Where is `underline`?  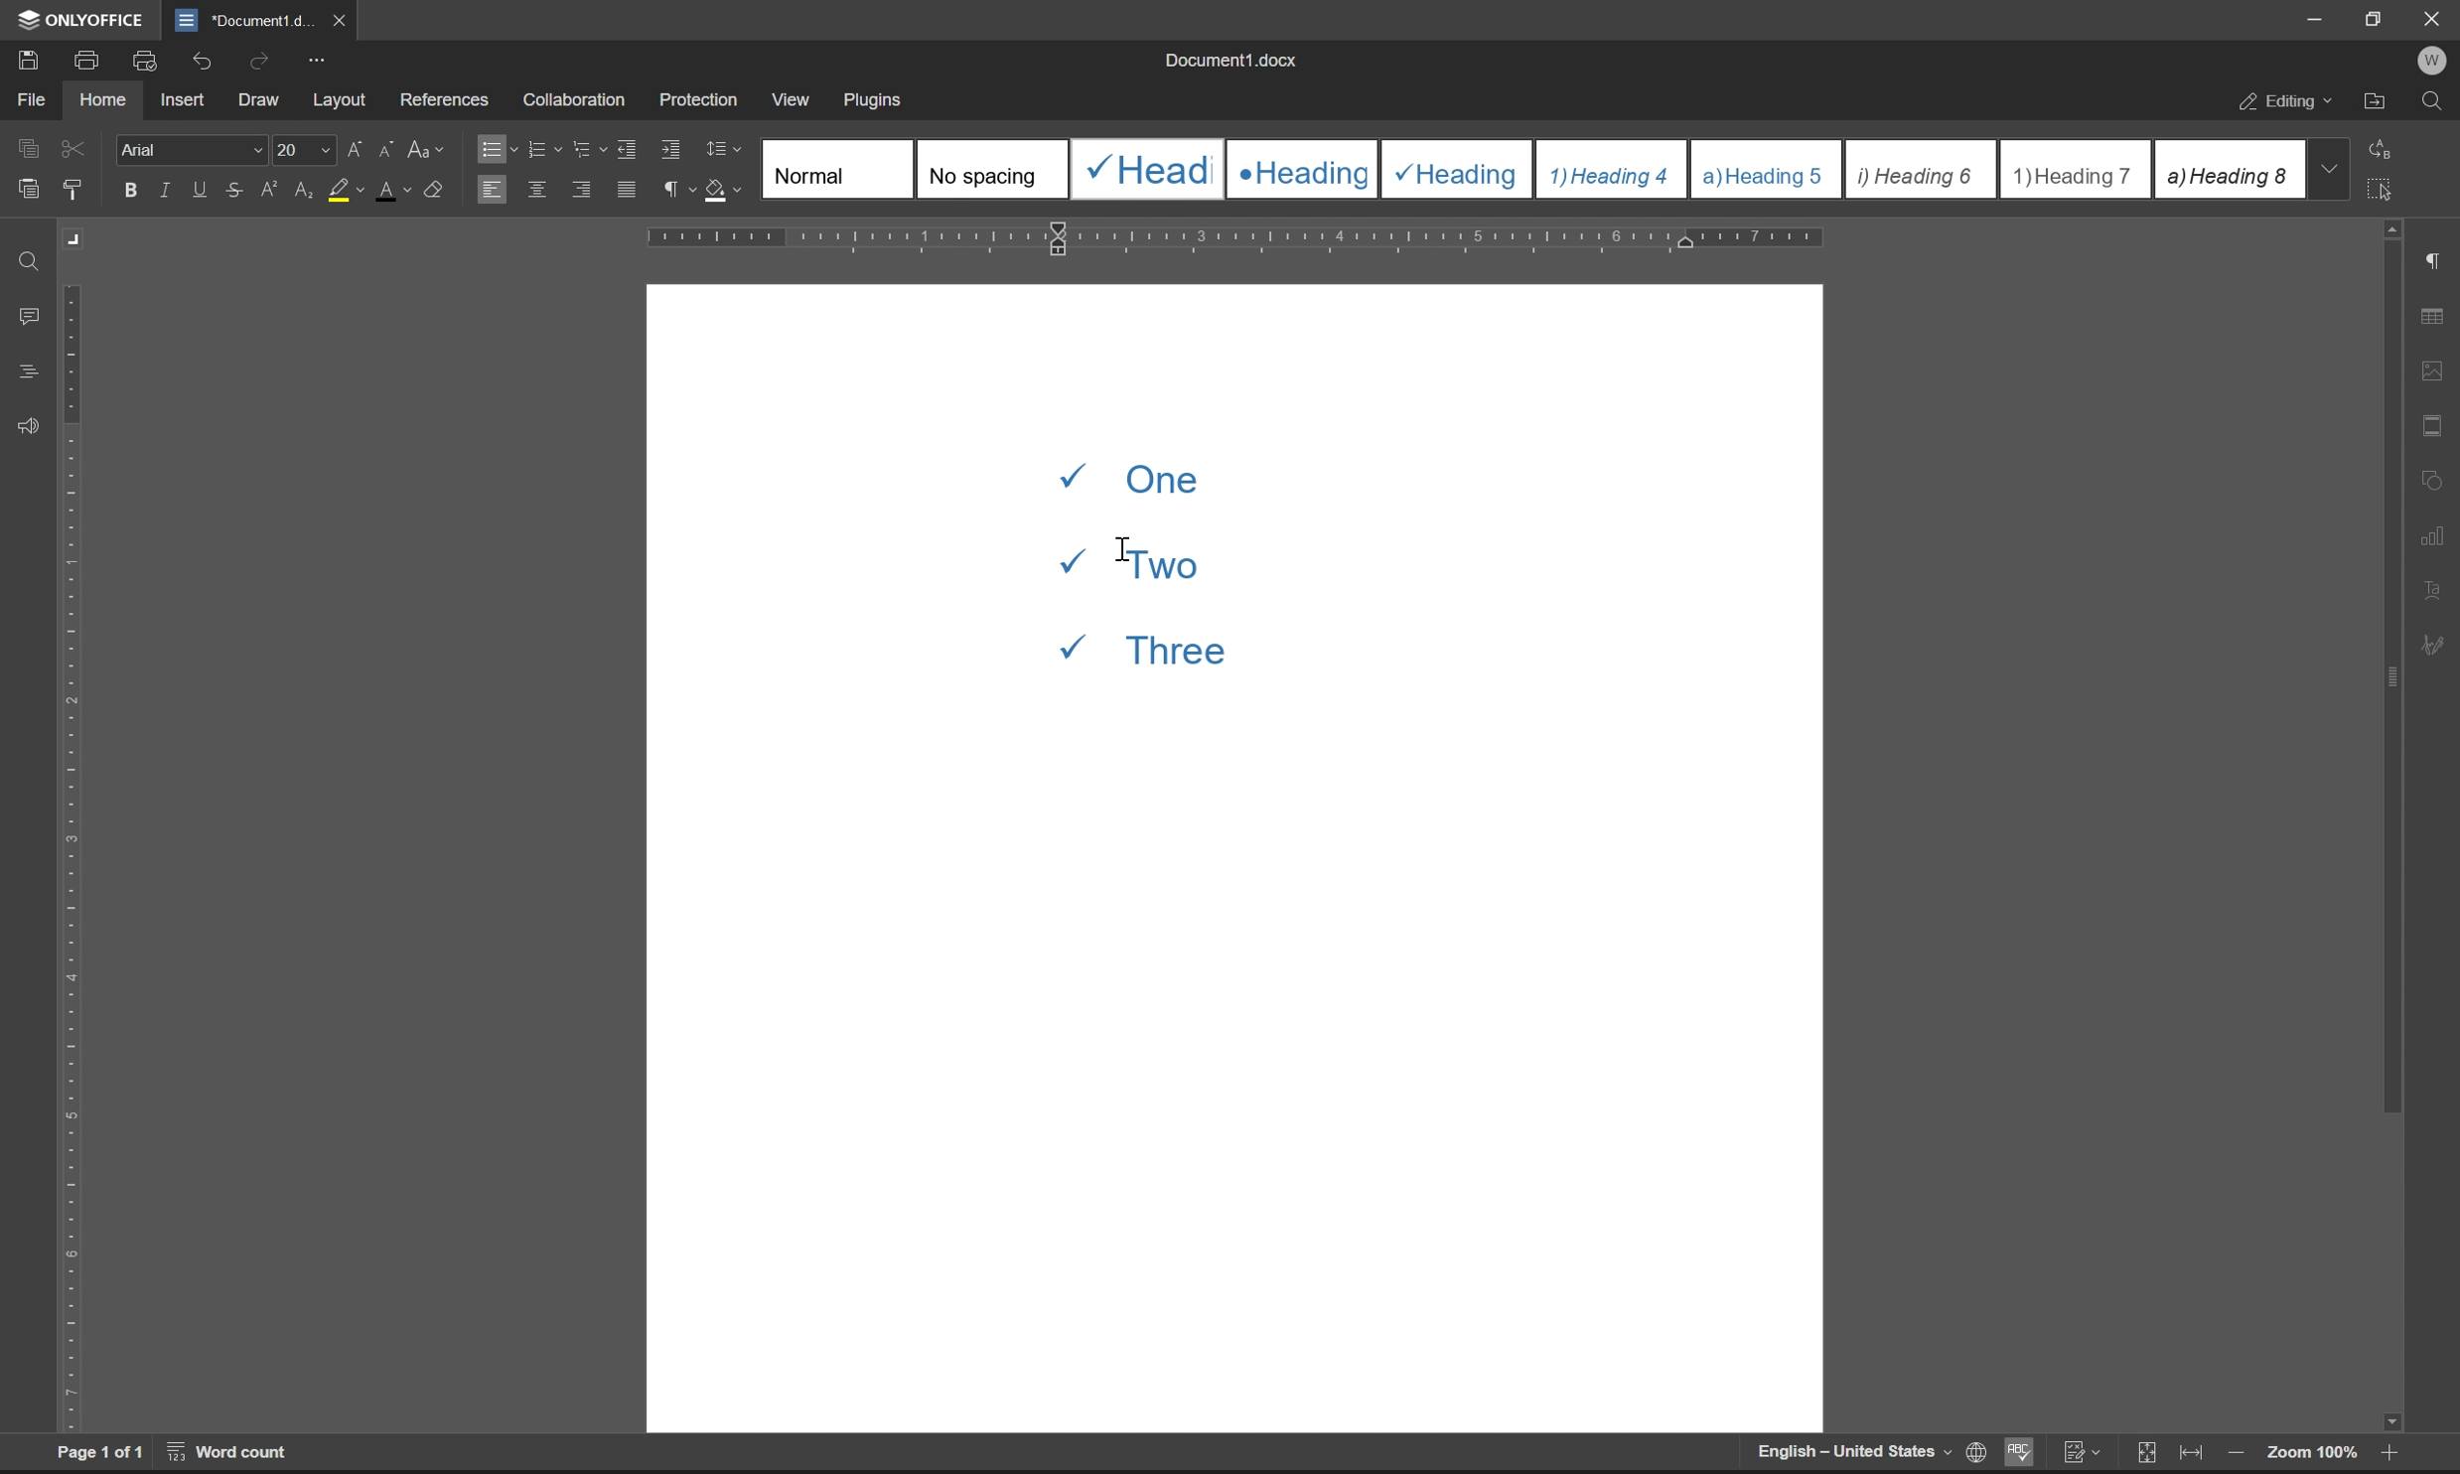 underline is located at coordinates (202, 190).